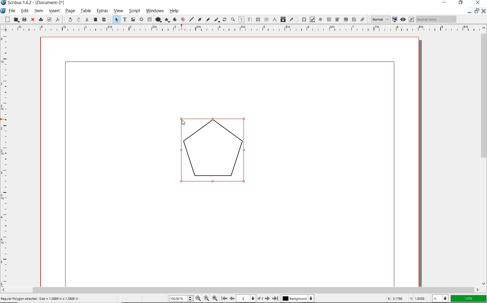  What do you see at coordinates (321, 19) in the screenshot?
I see `pdf radio button` at bounding box center [321, 19].